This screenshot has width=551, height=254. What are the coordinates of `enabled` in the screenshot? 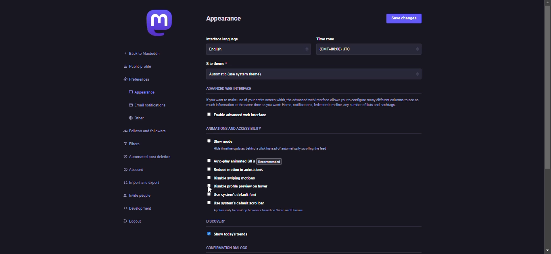 It's located at (208, 233).